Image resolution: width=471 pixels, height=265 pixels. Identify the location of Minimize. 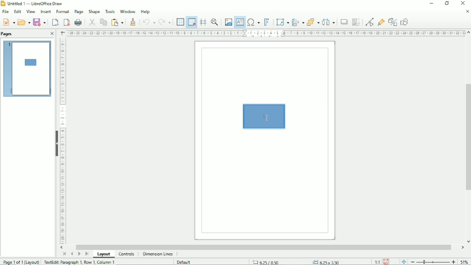
(432, 3).